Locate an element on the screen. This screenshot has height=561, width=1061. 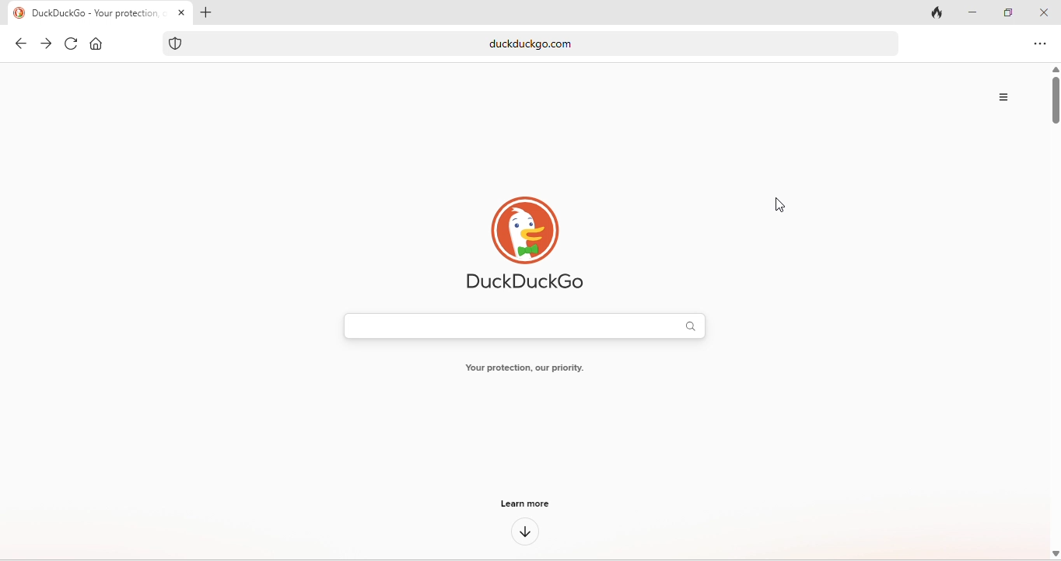
Your protection, our priority is located at coordinates (529, 366).